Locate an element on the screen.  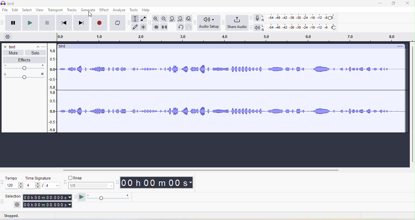
zoom toggle  is located at coordinates (187, 18).